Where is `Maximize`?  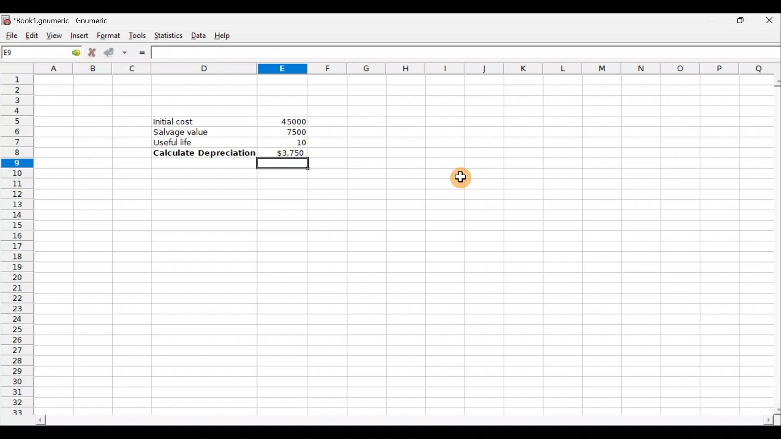 Maximize is located at coordinates (736, 22).